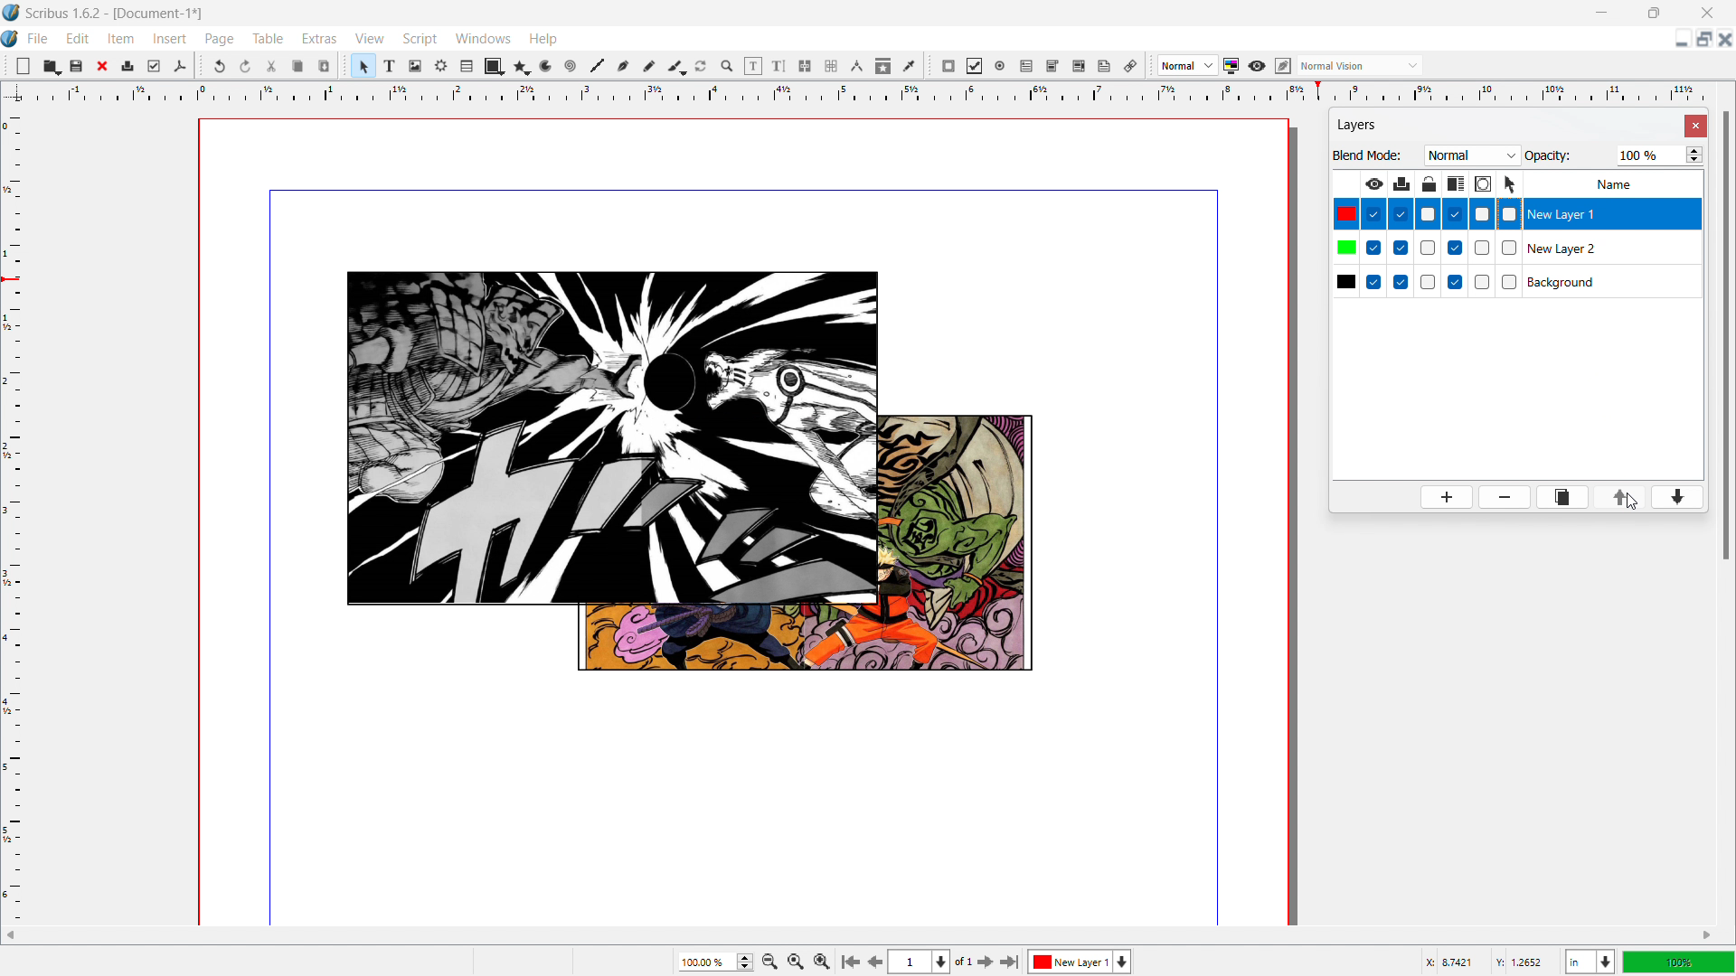  What do you see at coordinates (1346, 247) in the screenshot?
I see `colors` at bounding box center [1346, 247].